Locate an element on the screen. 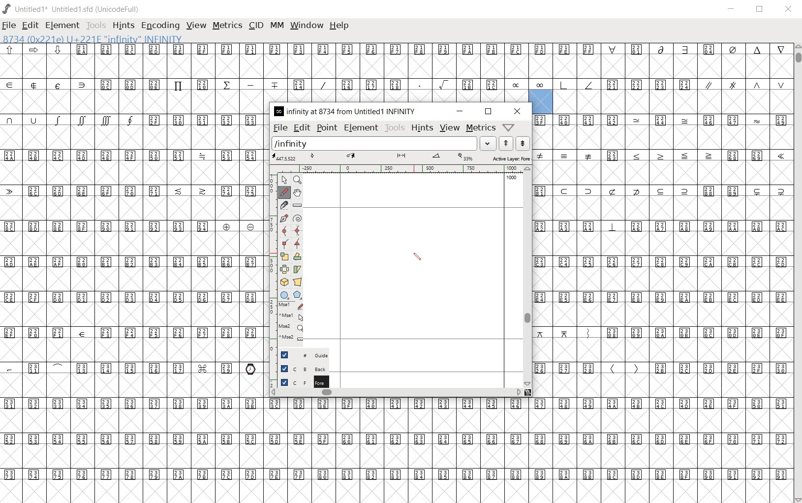  symbols is located at coordinates (675, 156).